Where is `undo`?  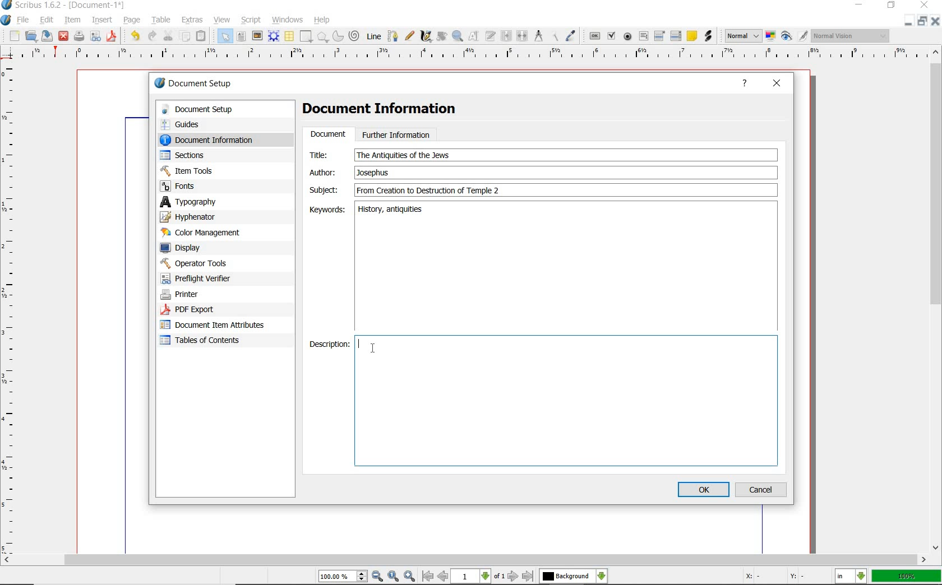
undo is located at coordinates (135, 37).